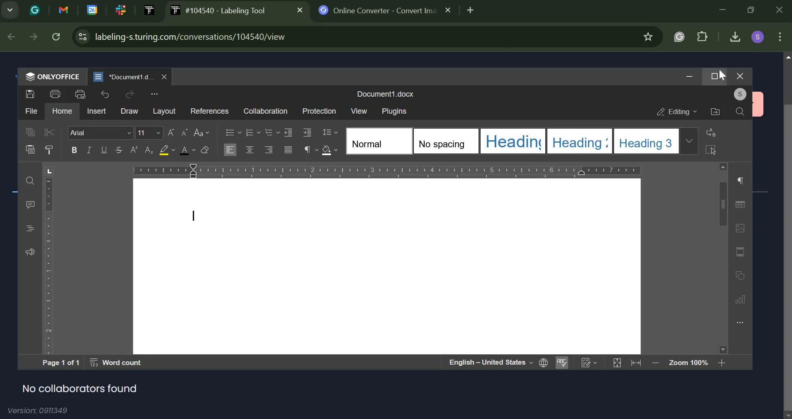 The image size is (792, 419). What do you see at coordinates (329, 132) in the screenshot?
I see `line spacing` at bounding box center [329, 132].